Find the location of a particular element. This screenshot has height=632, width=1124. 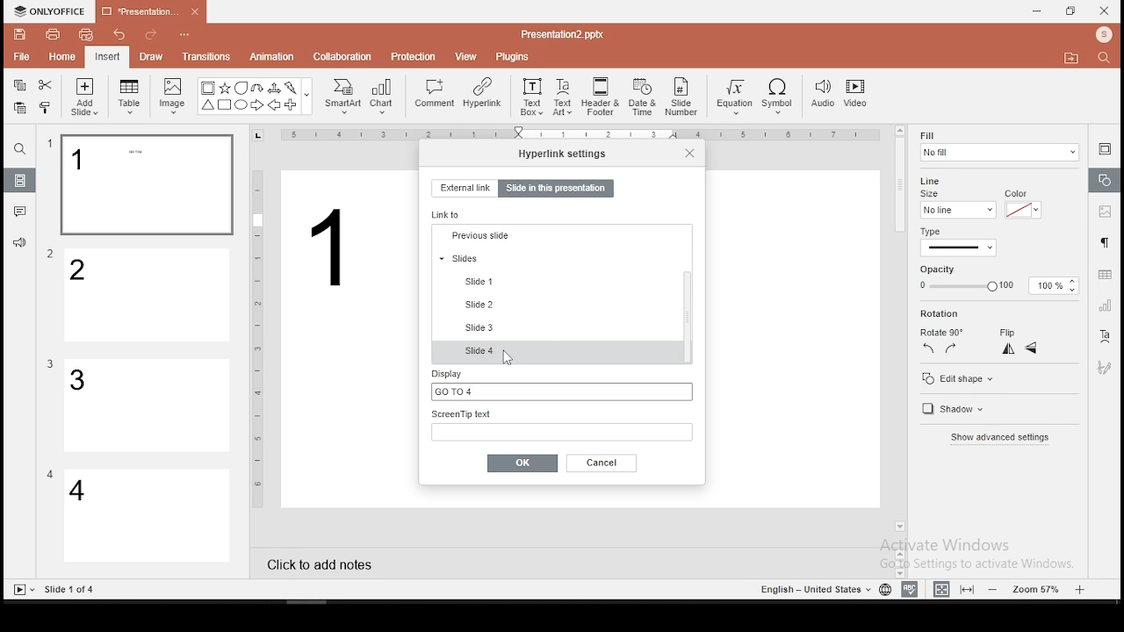

slide 2 is located at coordinates (148, 296).